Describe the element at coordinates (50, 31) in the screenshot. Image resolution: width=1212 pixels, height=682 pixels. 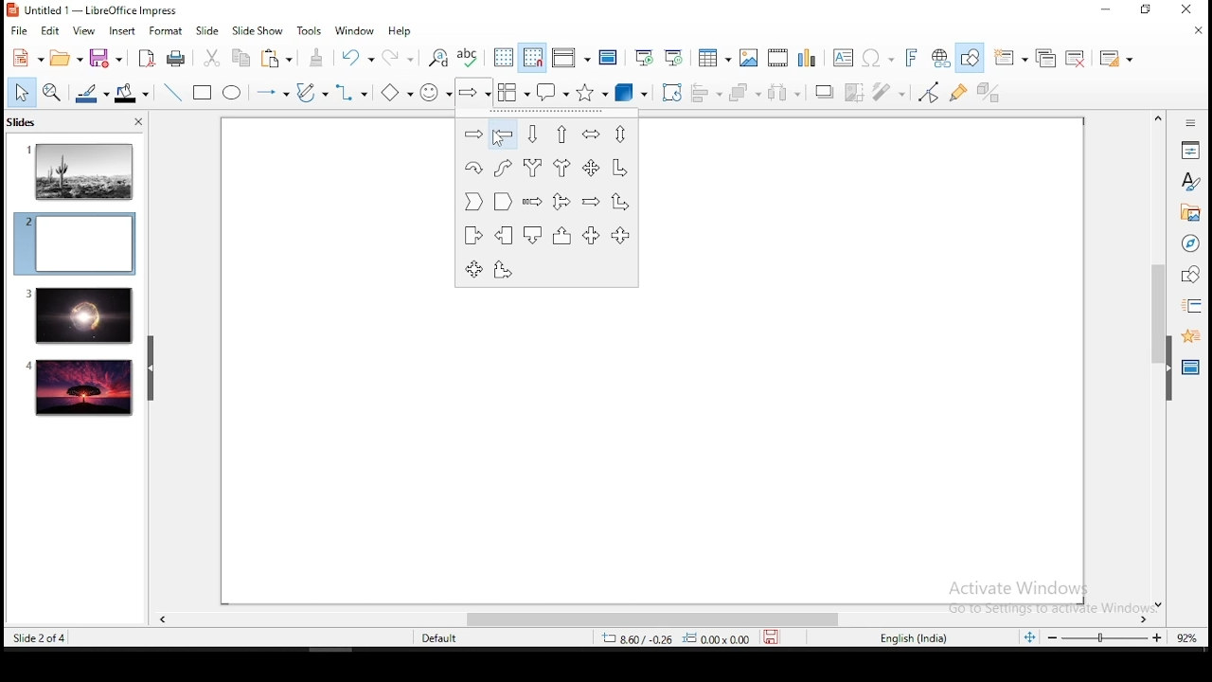
I see `edit` at that location.